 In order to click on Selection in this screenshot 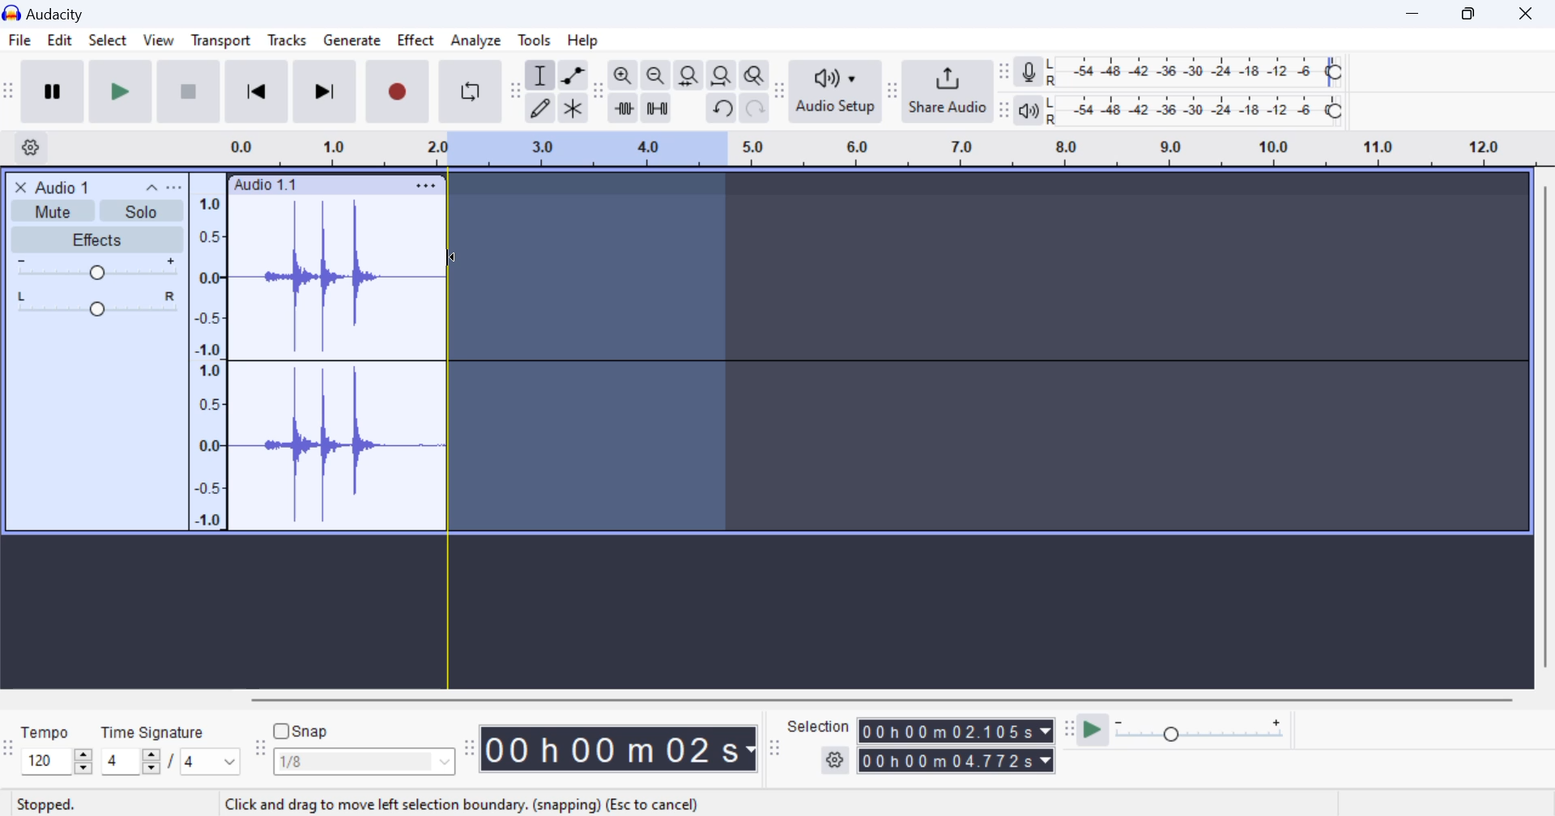, I will do `click(819, 726)`.